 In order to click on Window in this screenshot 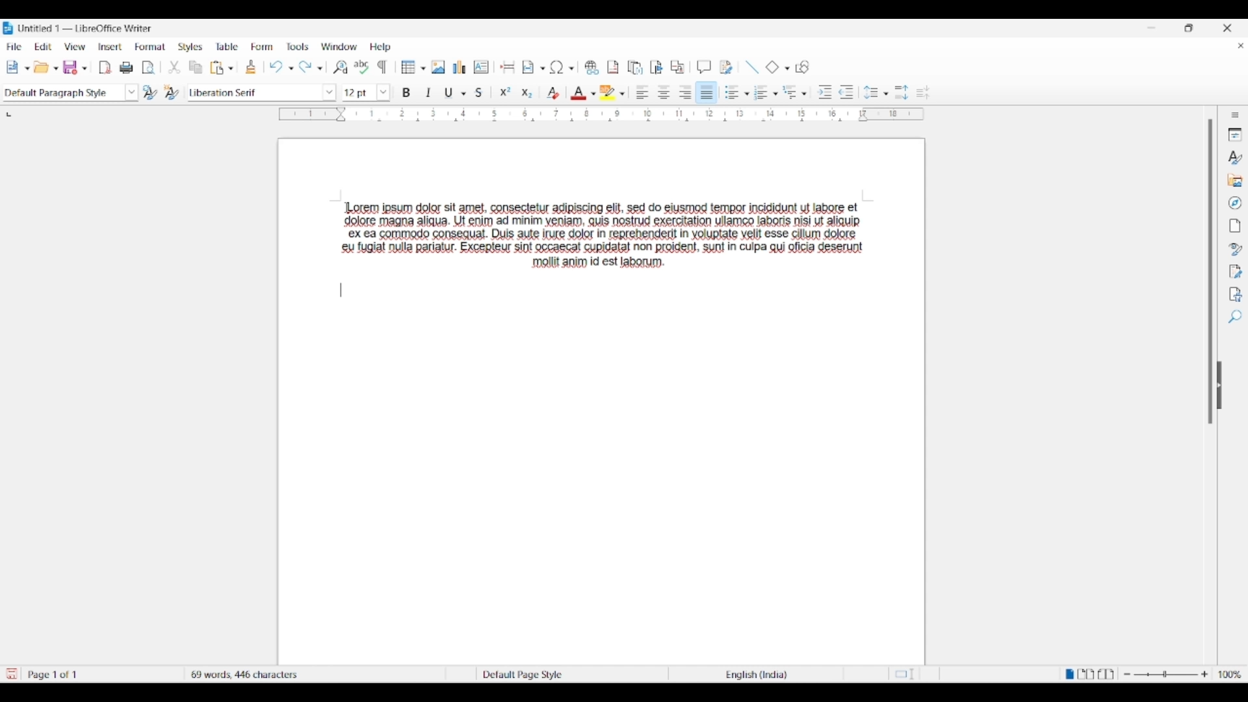, I will do `click(339, 46)`.